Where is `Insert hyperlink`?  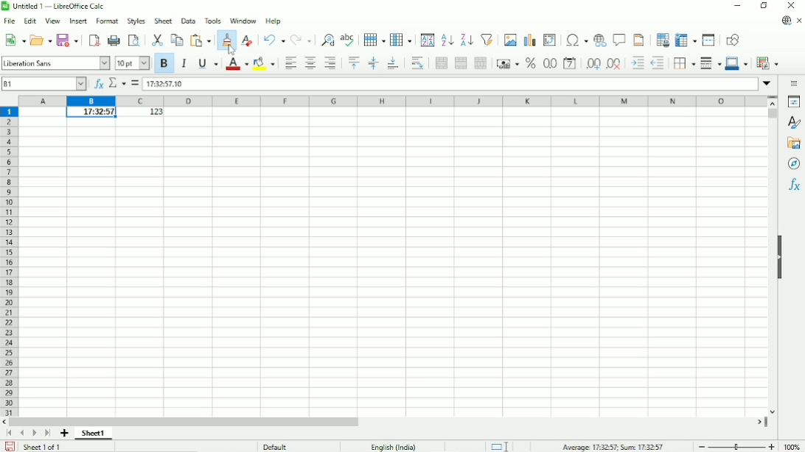 Insert hyperlink is located at coordinates (600, 40).